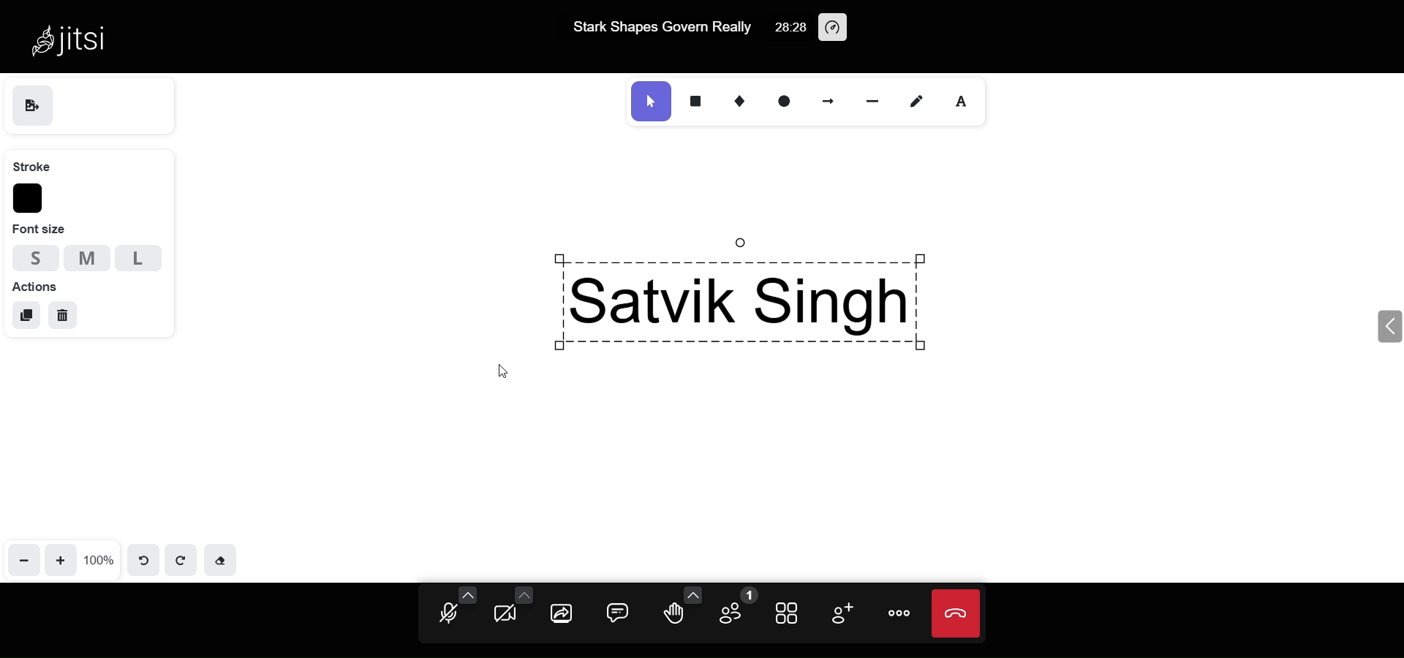  What do you see at coordinates (29, 199) in the screenshot?
I see `stroke color` at bounding box center [29, 199].